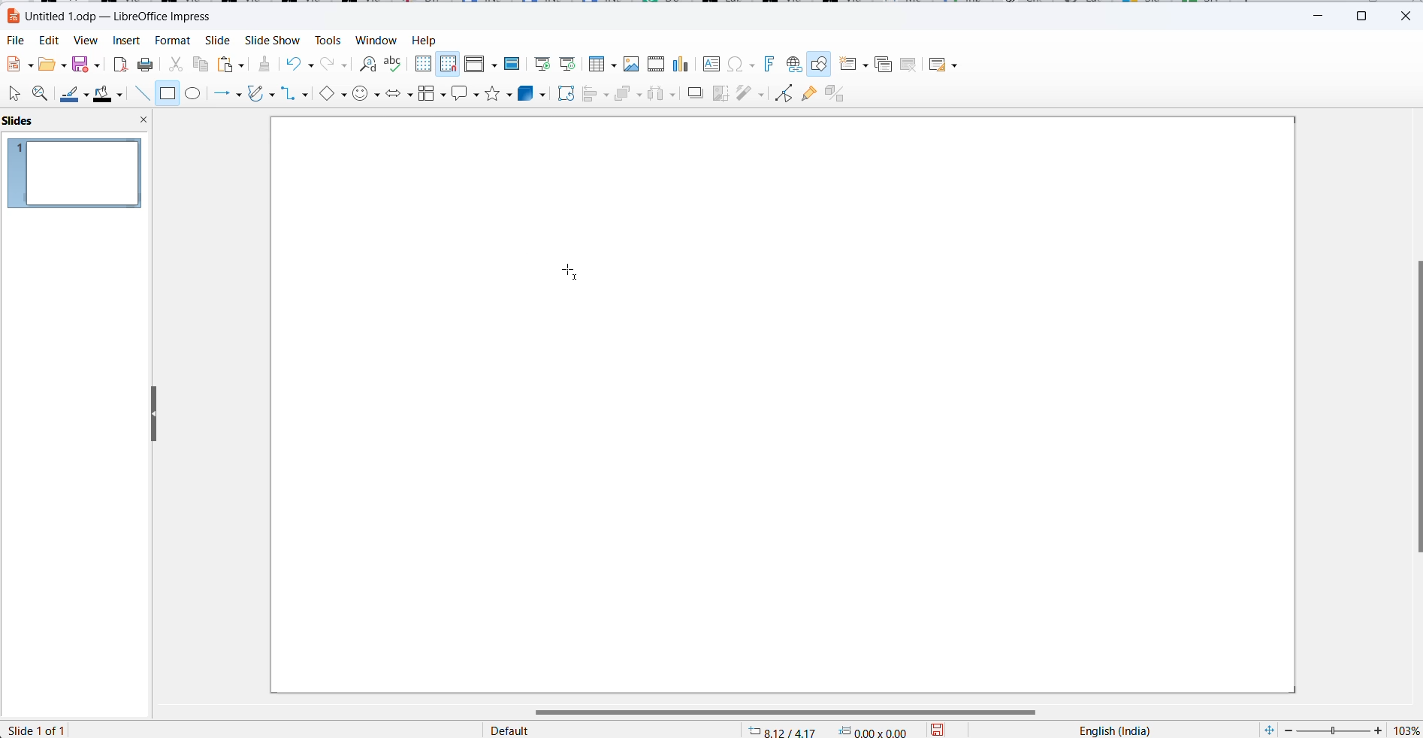  I want to click on flowchart , so click(432, 93).